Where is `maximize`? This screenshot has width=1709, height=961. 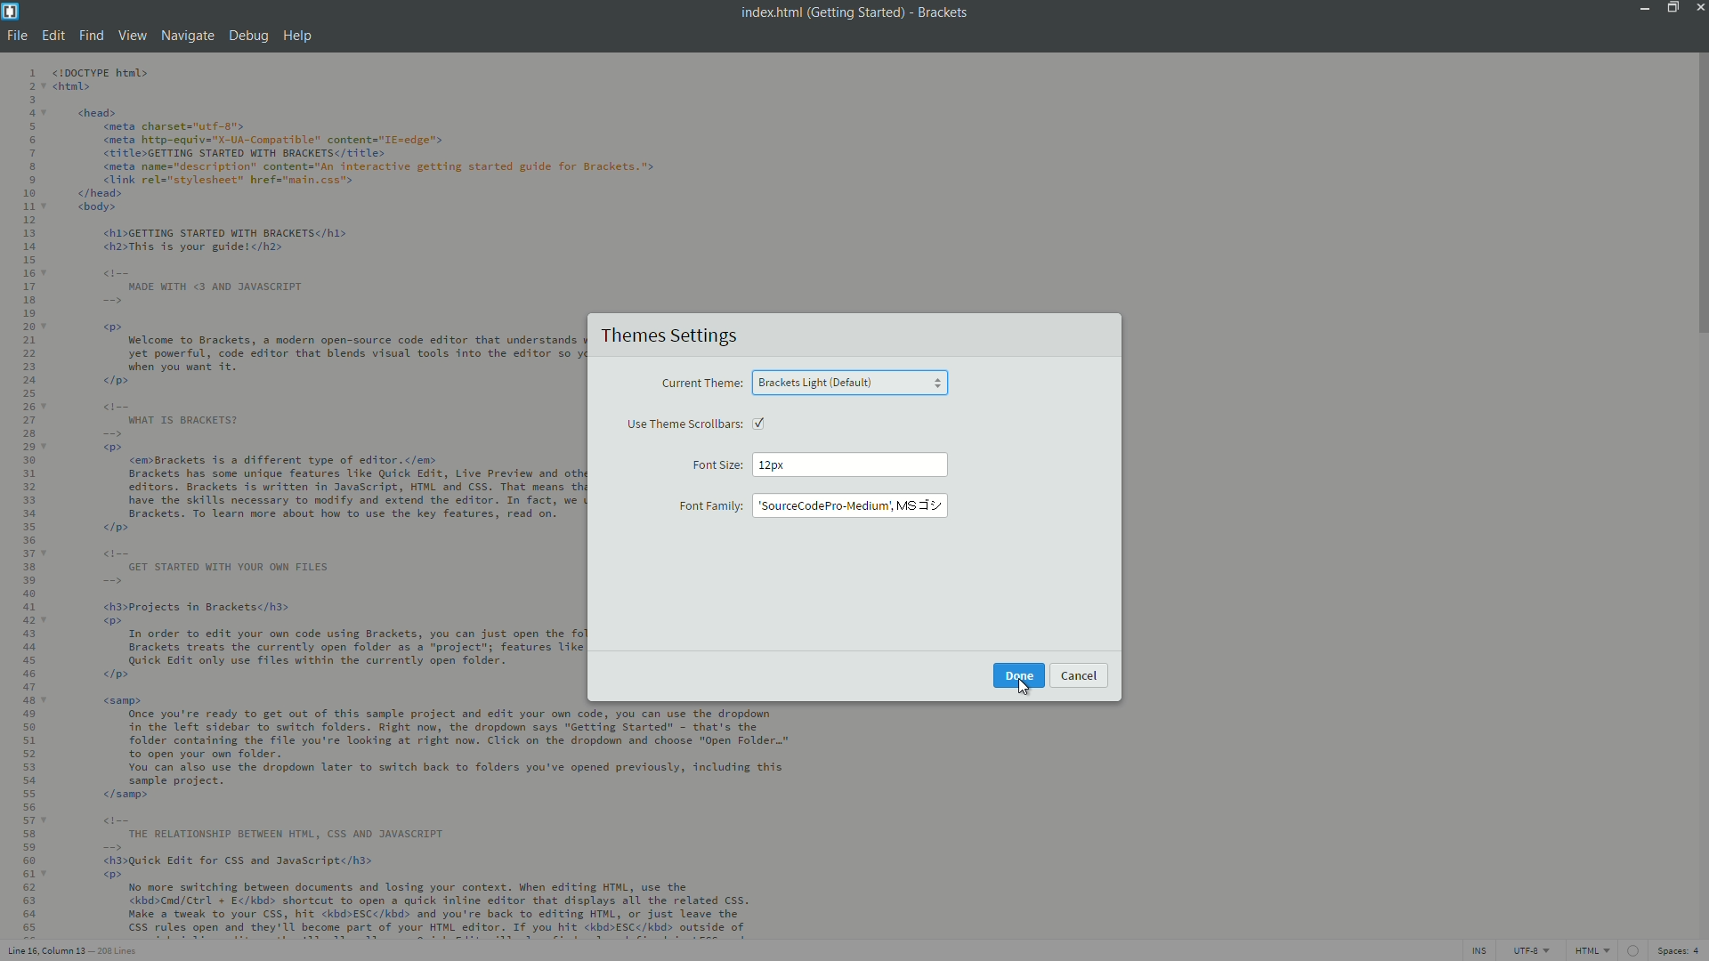
maximize is located at coordinates (1669, 7).